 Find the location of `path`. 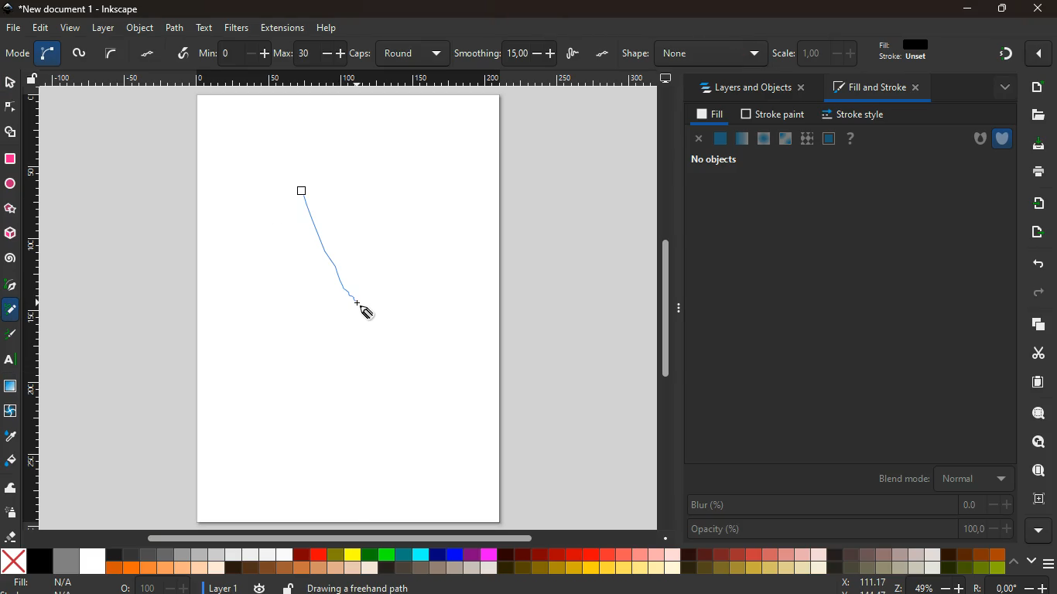

path is located at coordinates (174, 28).